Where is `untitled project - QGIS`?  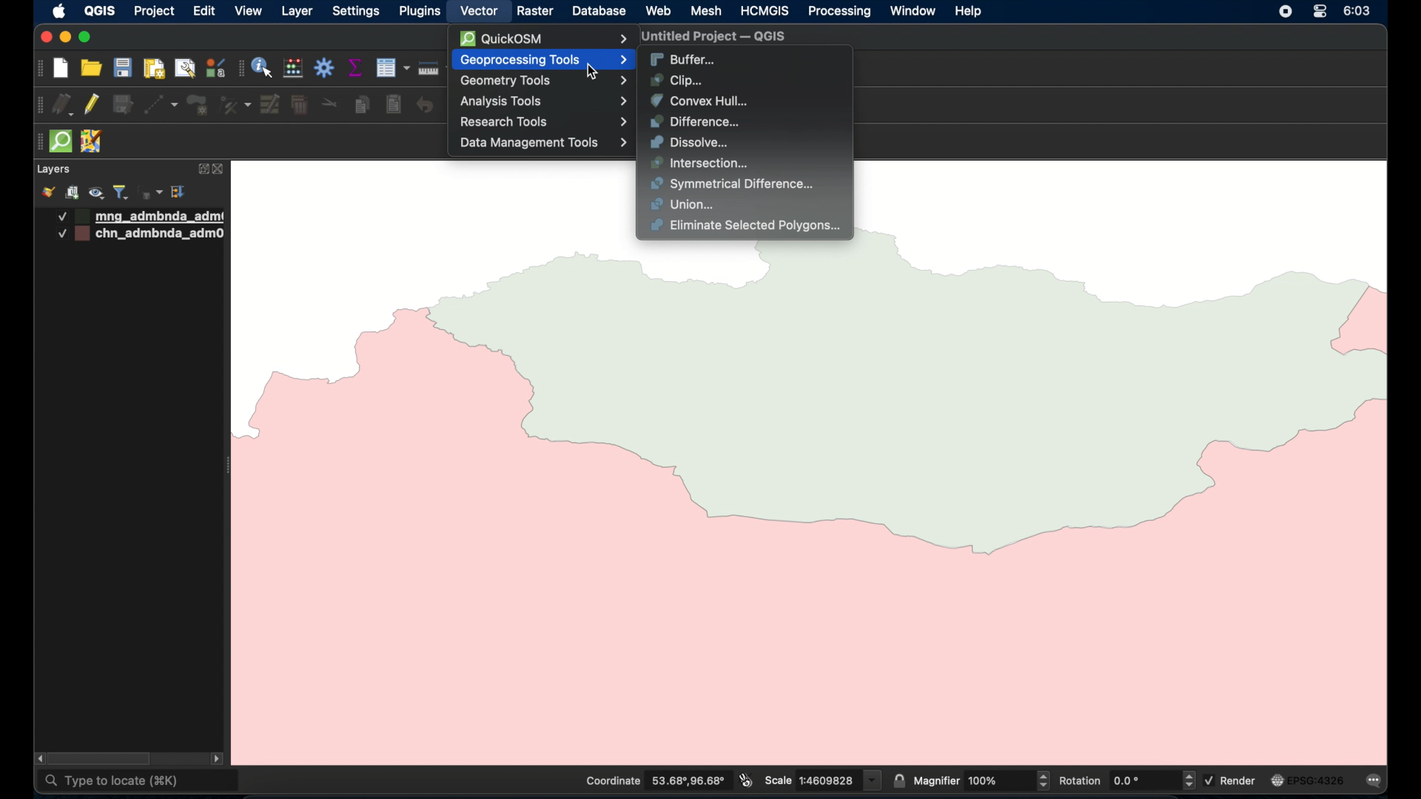 untitled project - QGIS is located at coordinates (710, 38).